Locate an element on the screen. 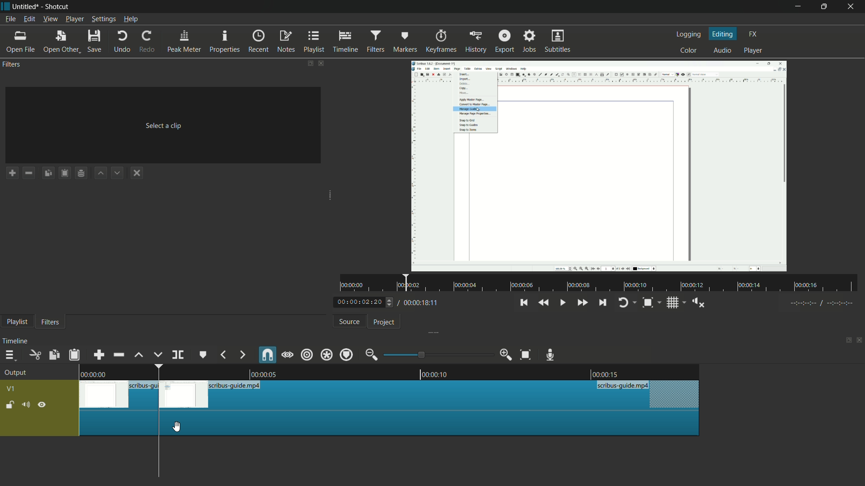 The image size is (865, 486). undo is located at coordinates (124, 41).